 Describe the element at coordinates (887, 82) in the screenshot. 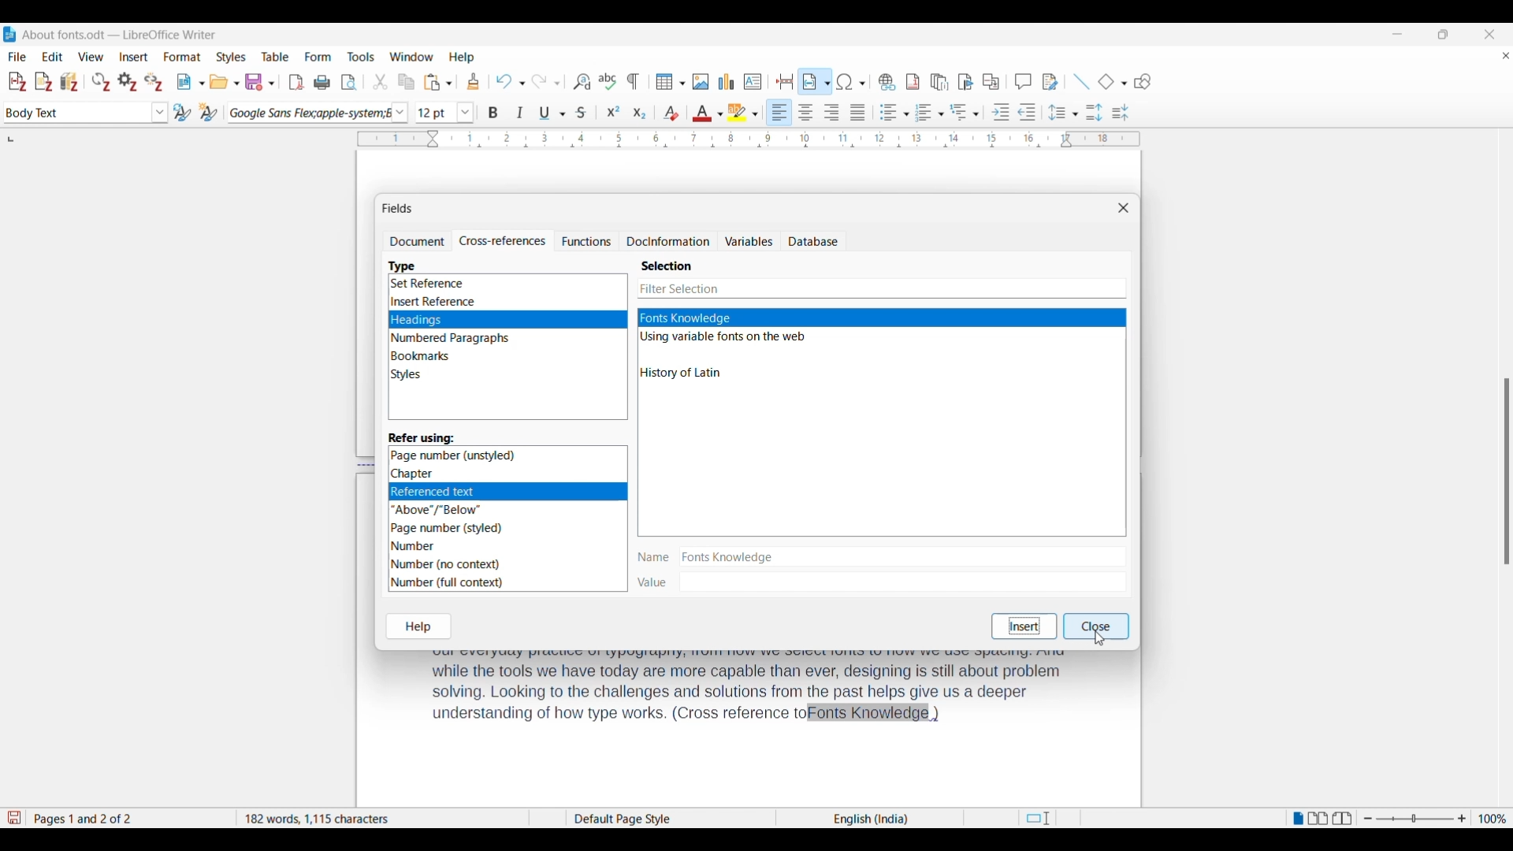

I see `Insert hyperlink` at that location.